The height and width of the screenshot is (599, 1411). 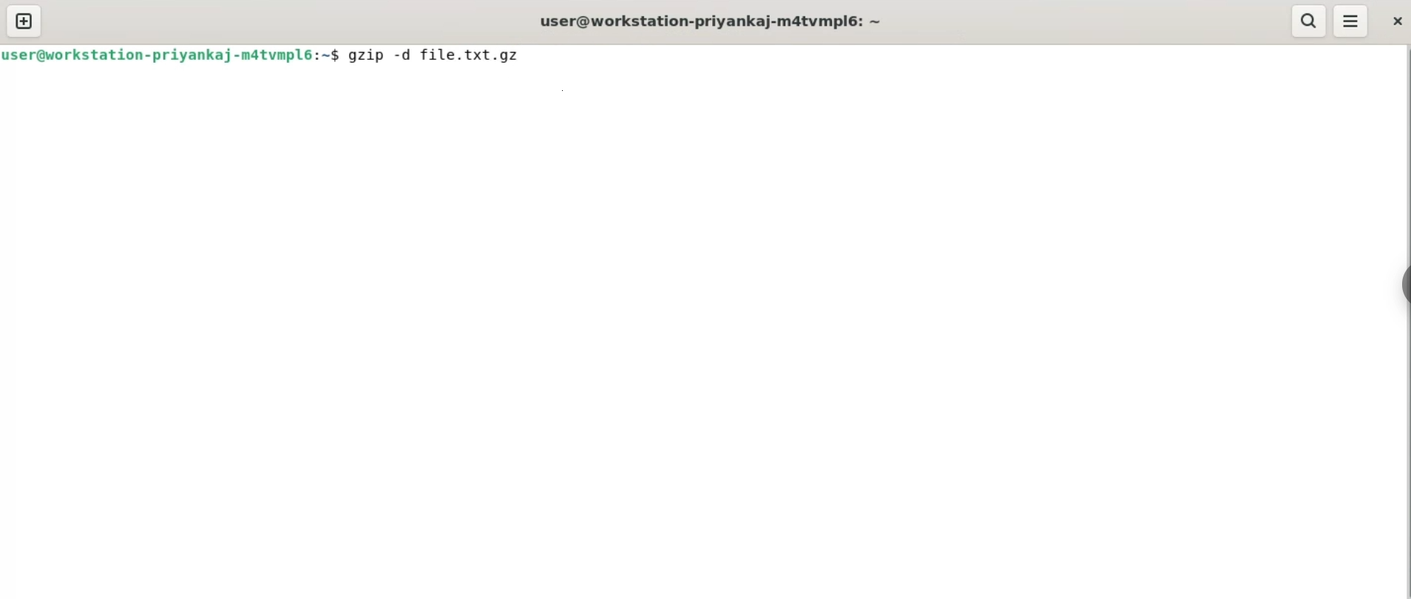 I want to click on search, so click(x=1307, y=22).